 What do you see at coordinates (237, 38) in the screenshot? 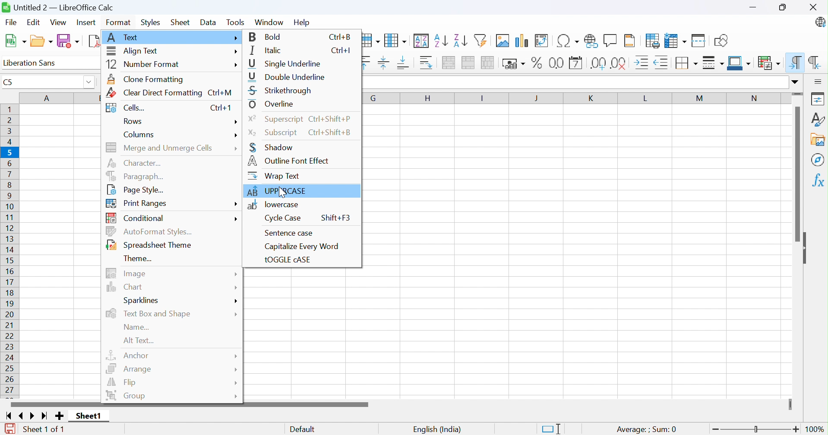
I see `More` at bounding box center [237, 38].